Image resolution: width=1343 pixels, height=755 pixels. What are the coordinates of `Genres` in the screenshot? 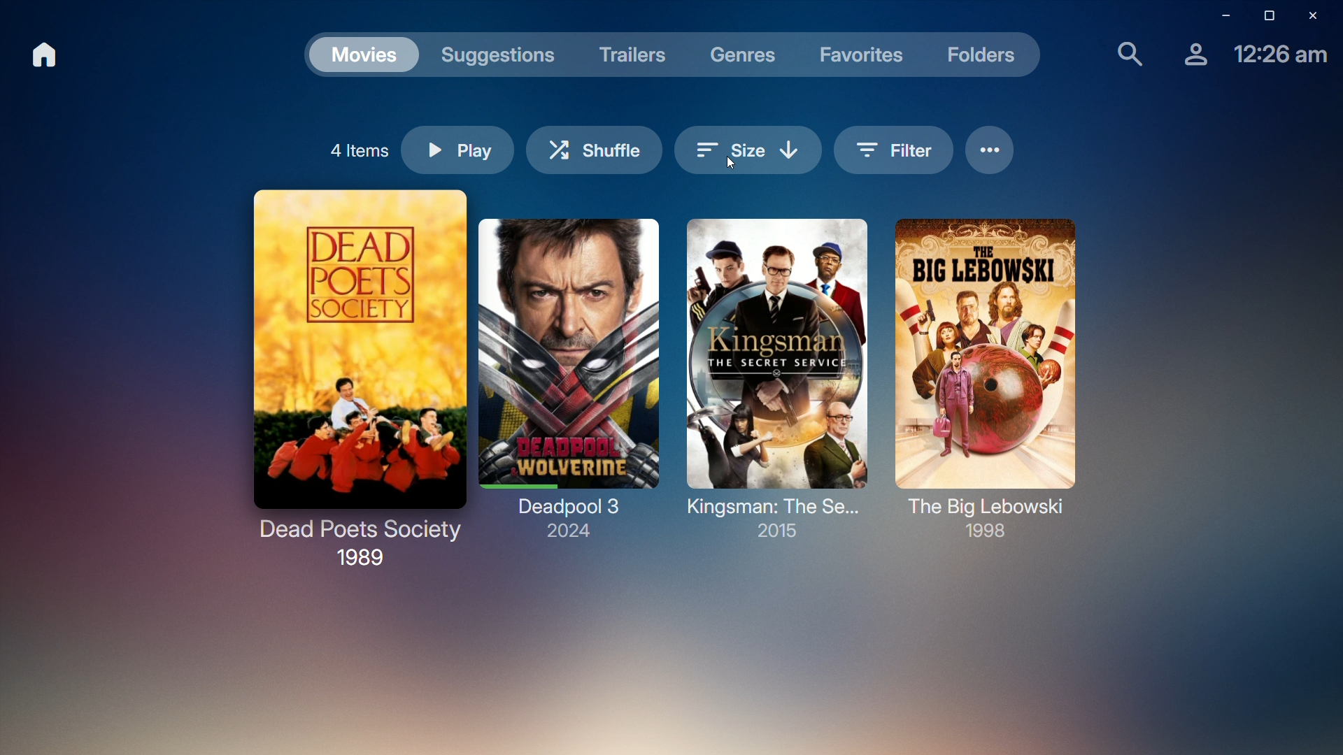 It's located at (744, 54).